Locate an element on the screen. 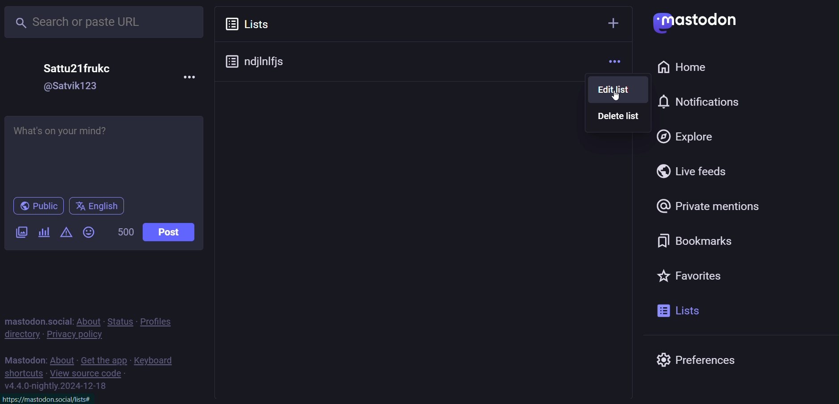  lists is located at coordinates (248, 25).